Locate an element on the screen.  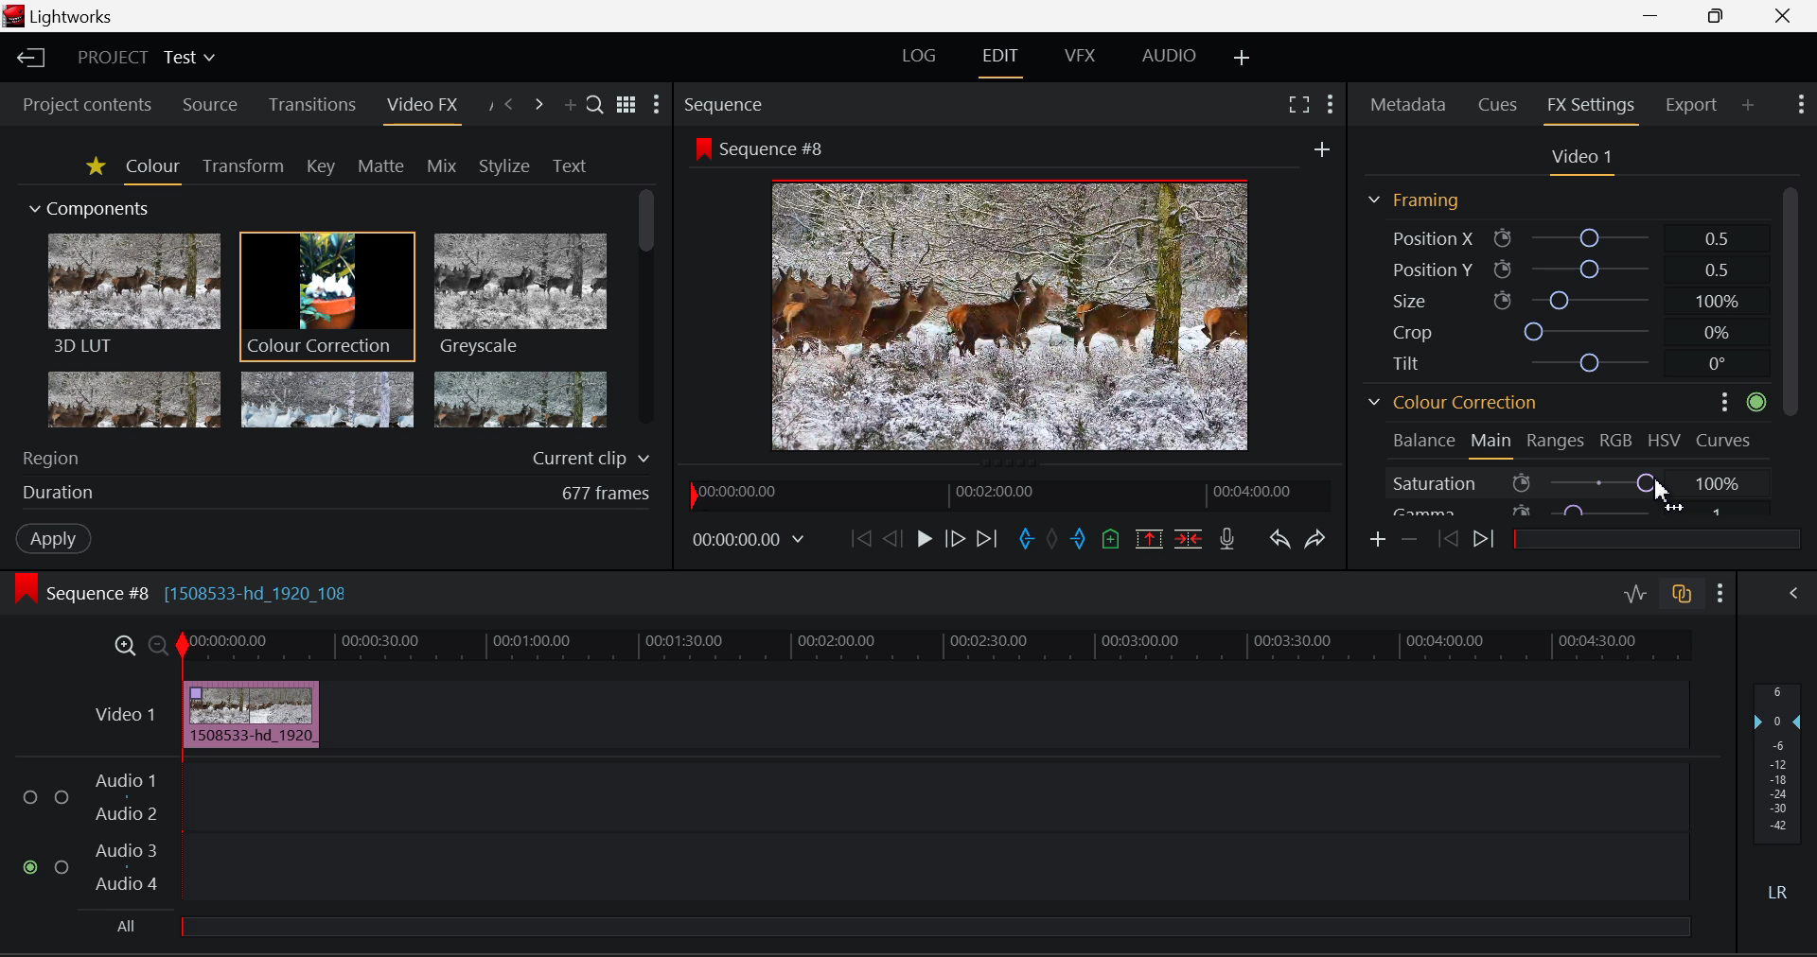
Preview Screen Altered is located at coordinates (1003, 312).